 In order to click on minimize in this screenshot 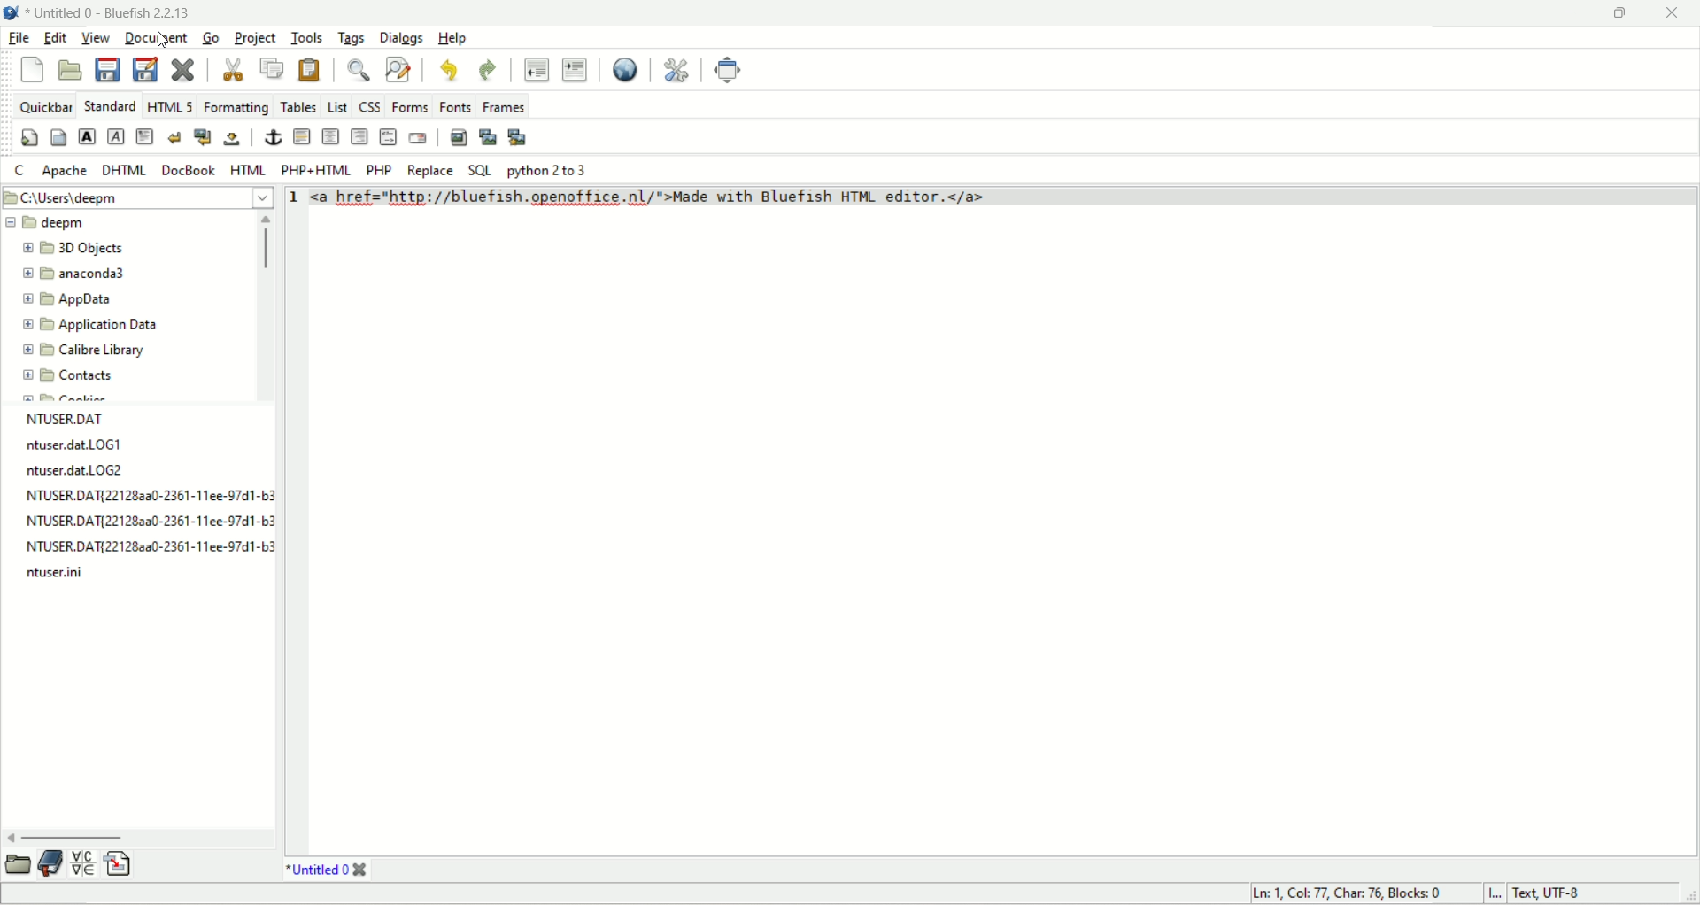, I will do `click(1568, 13)`.